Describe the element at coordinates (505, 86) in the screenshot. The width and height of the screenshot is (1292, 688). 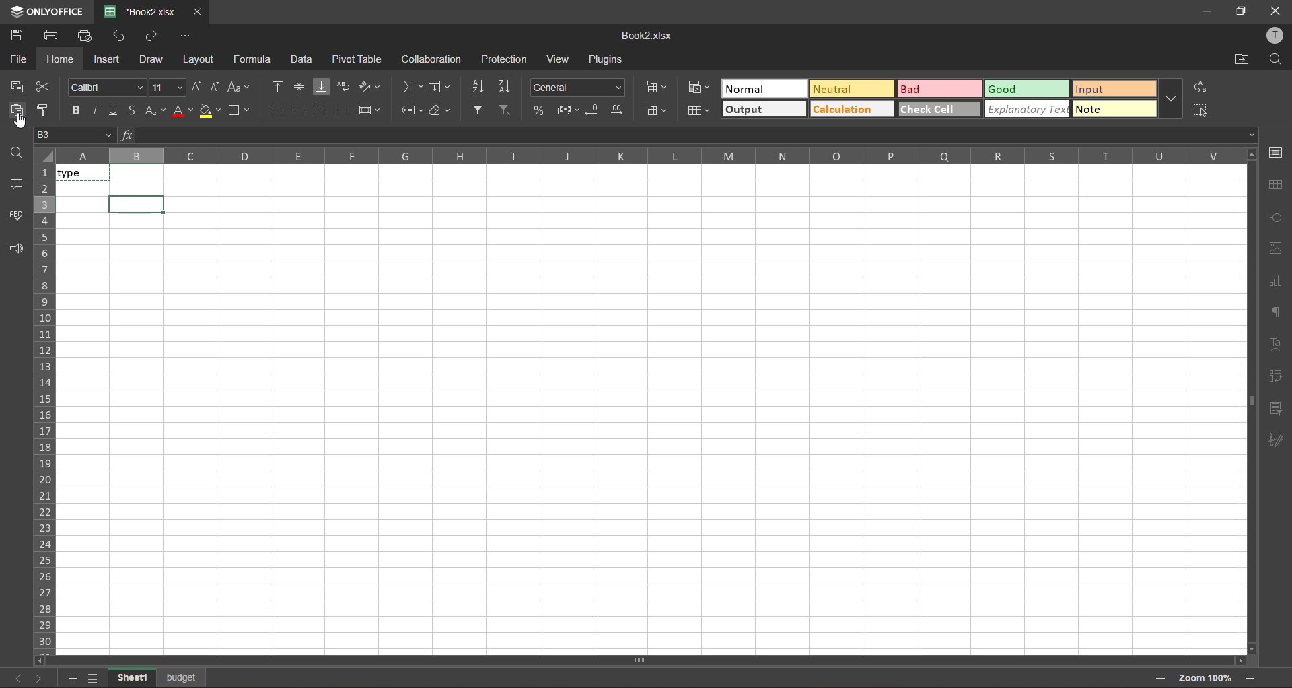
I see `sort descending` at that location.